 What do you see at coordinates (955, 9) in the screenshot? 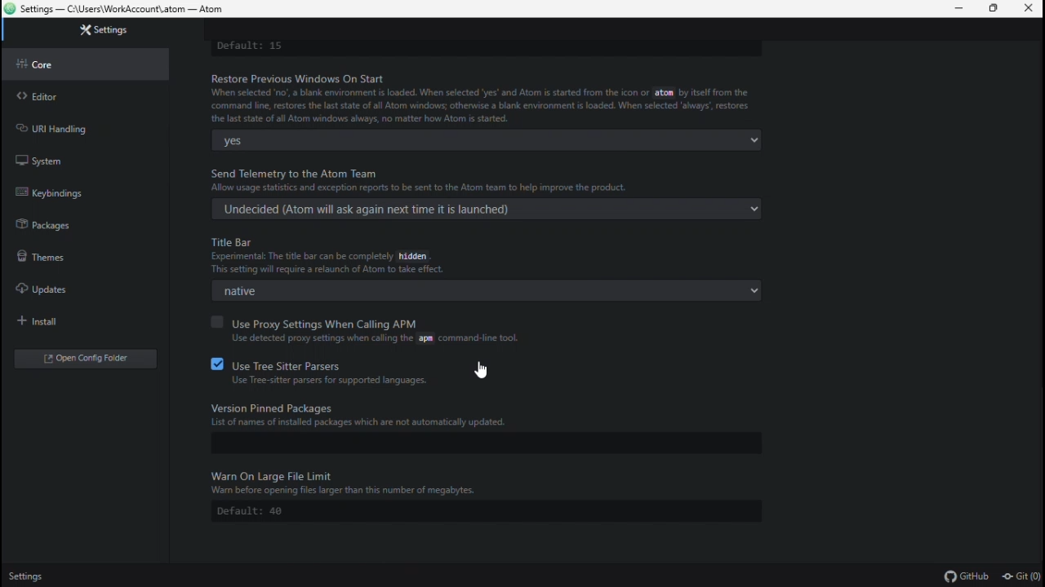
I see `Minimise` at bounding box center [955, 9].